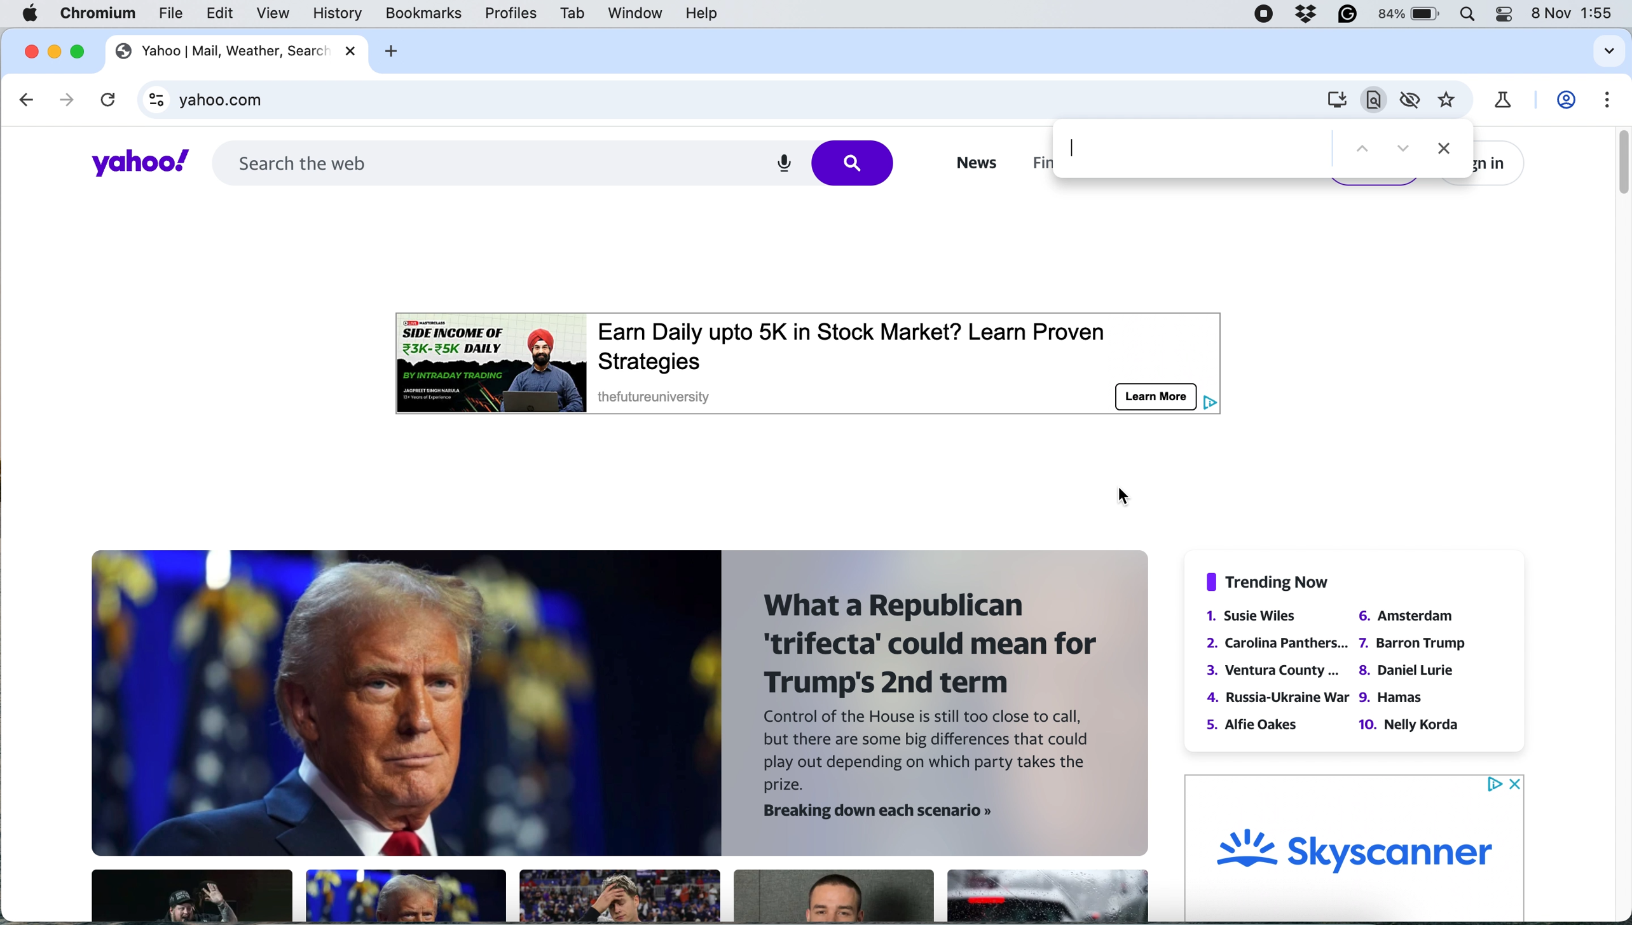 The image size is (1632, 925). Describe the element at coordinates (29, 100) in the screenshot. I see `go back` at that location.